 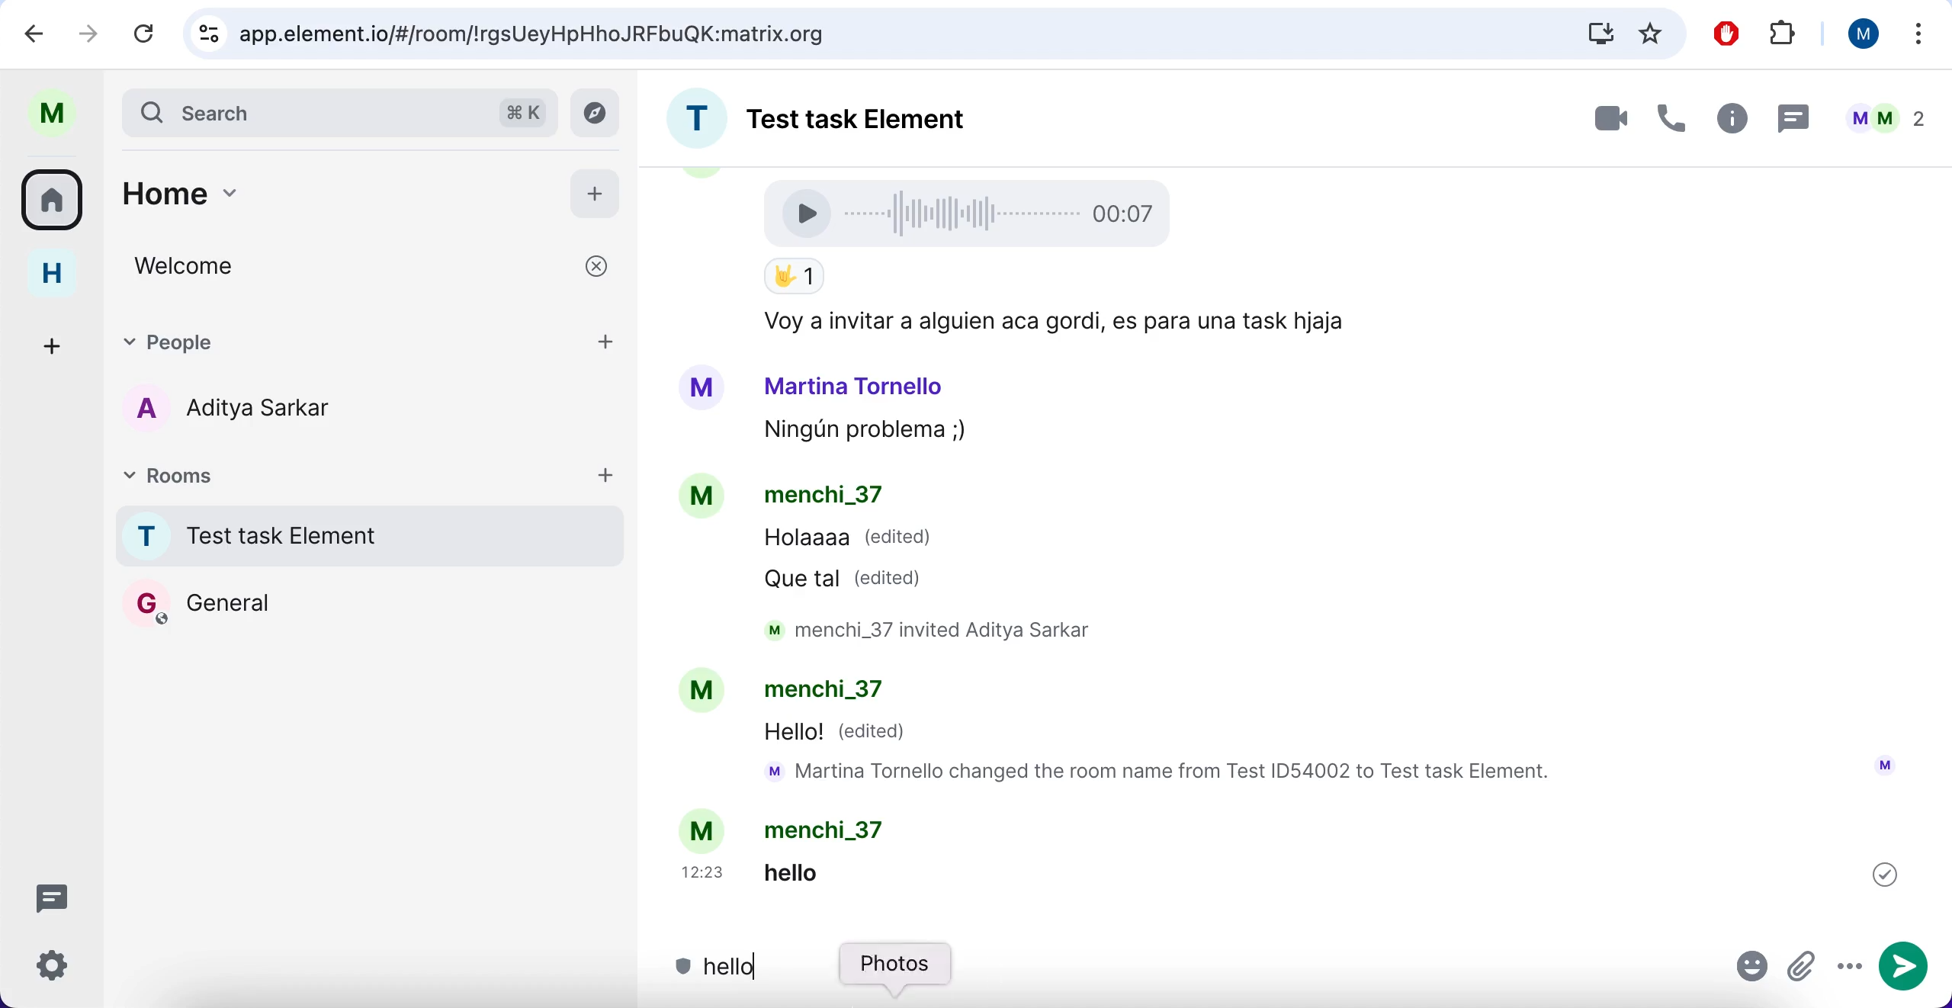 What do you see at coordinates (606, 474) in the screenshot?
I see `add` at bounding box center [606, 474].